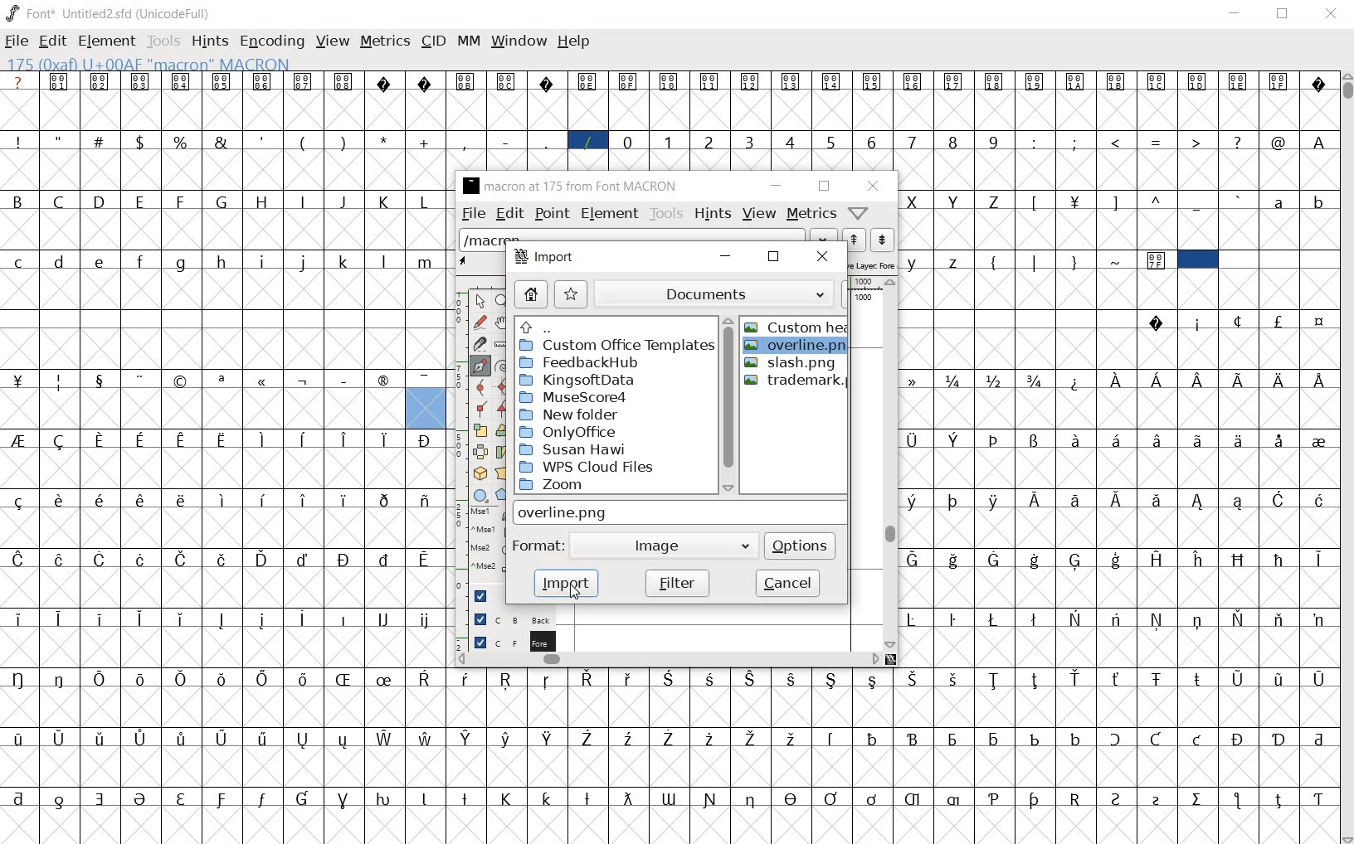 The image size is (1354, 844). Describe the element at coordinates (382, 378) in the screenshot. I see `Symbol` at that location.